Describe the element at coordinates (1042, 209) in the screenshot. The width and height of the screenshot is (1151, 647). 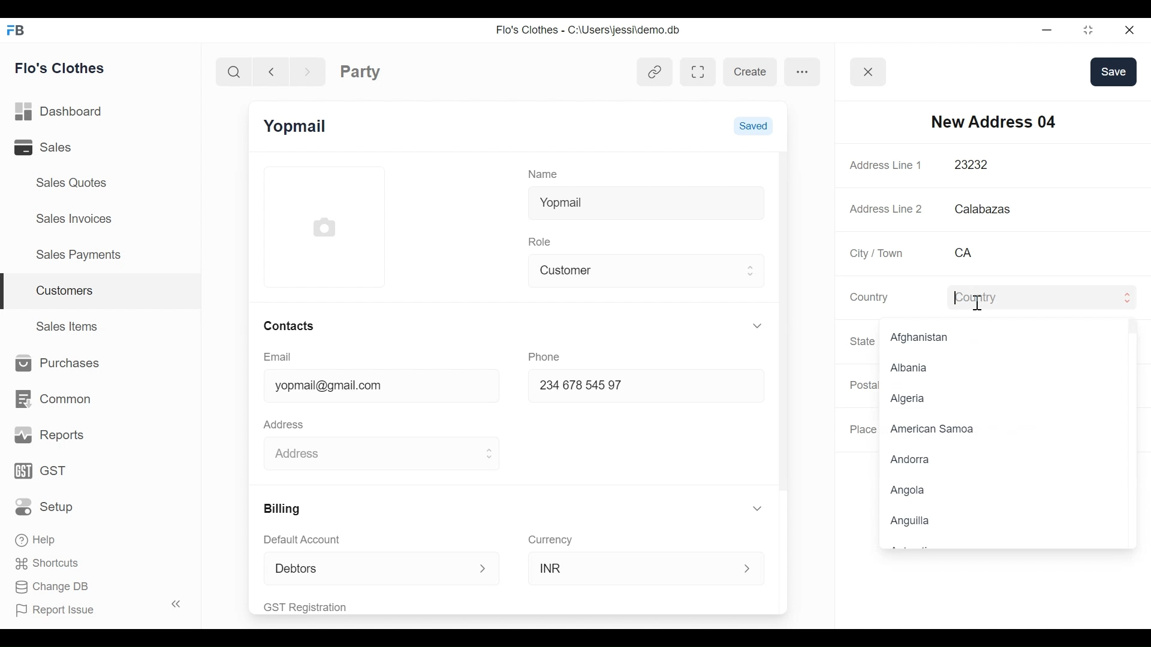
I see `Calabazas` at that location.